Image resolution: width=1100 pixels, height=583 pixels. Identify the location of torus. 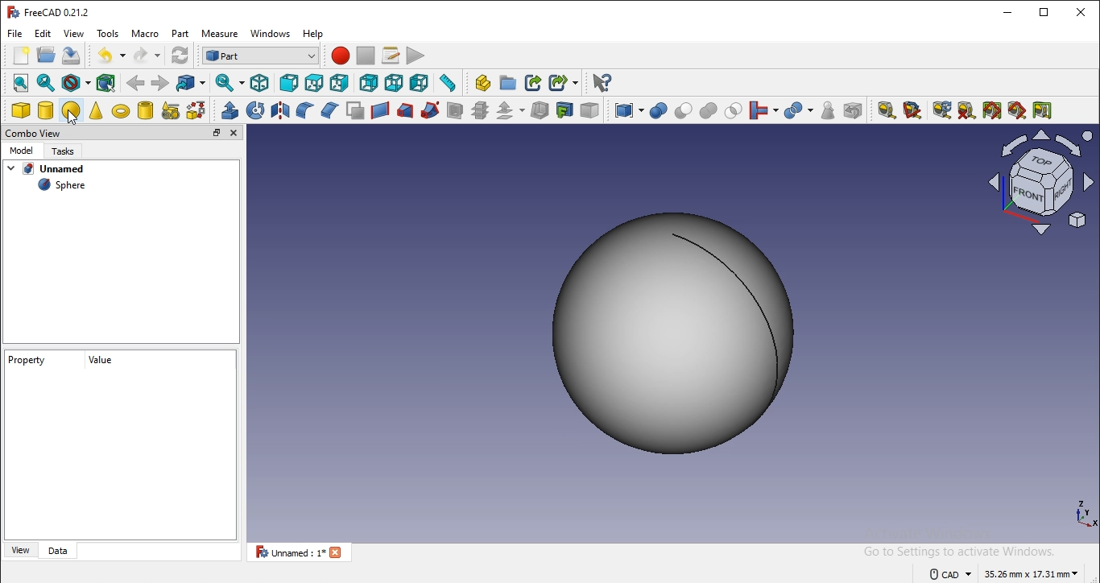
(118, 111).